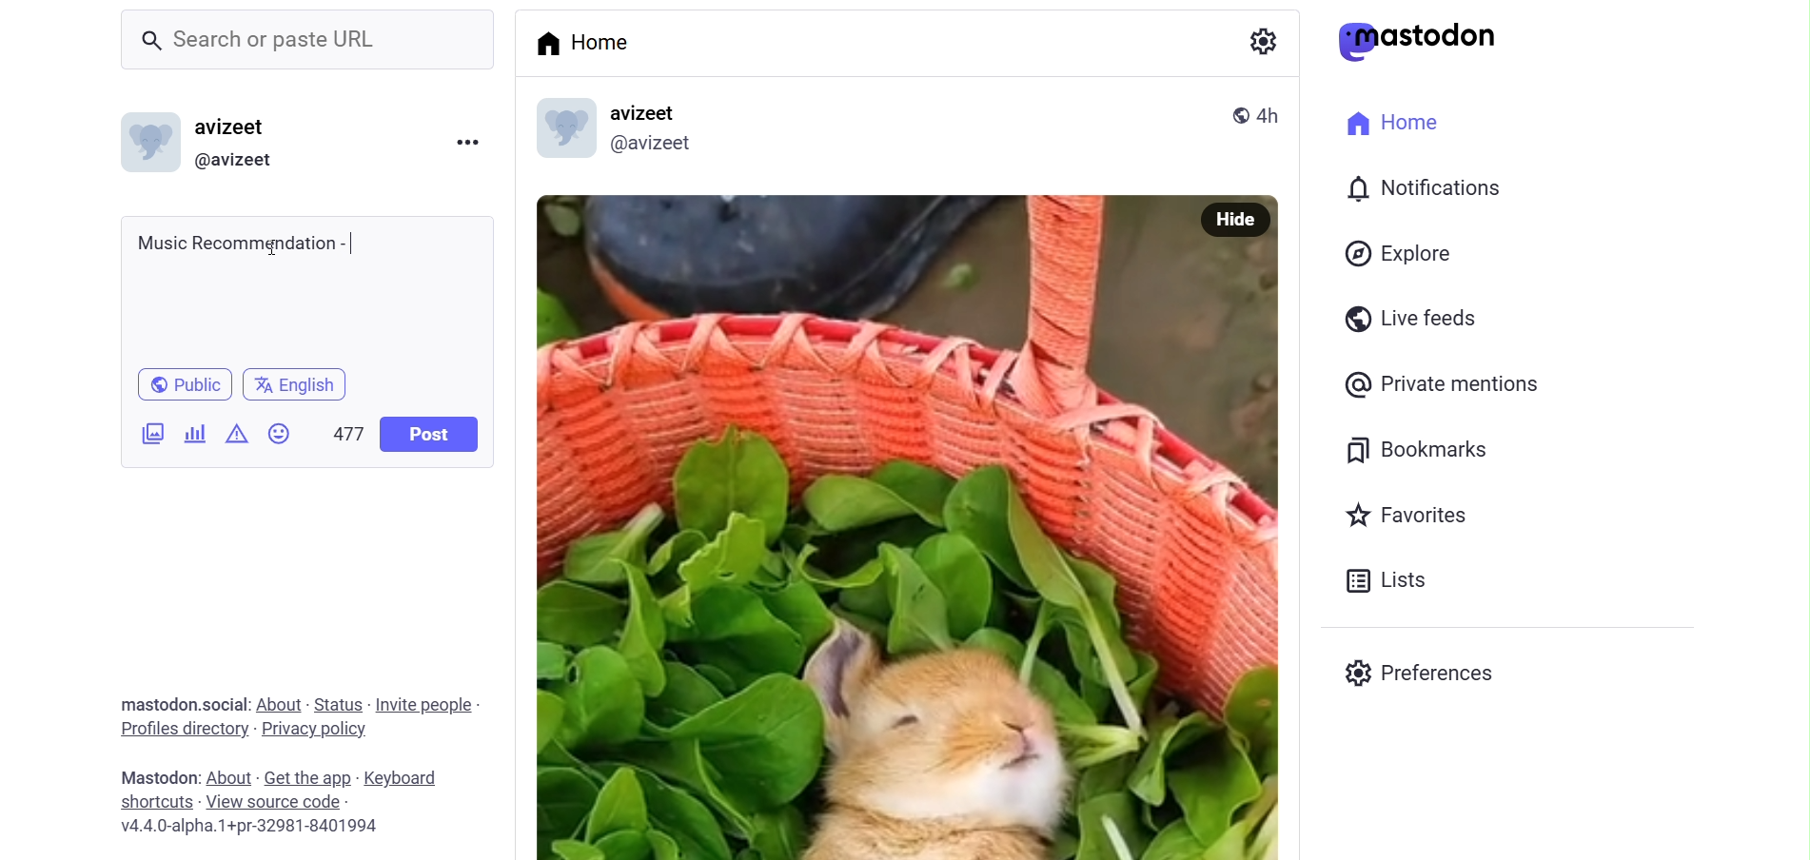  I want to click on english, so click(295, 383).